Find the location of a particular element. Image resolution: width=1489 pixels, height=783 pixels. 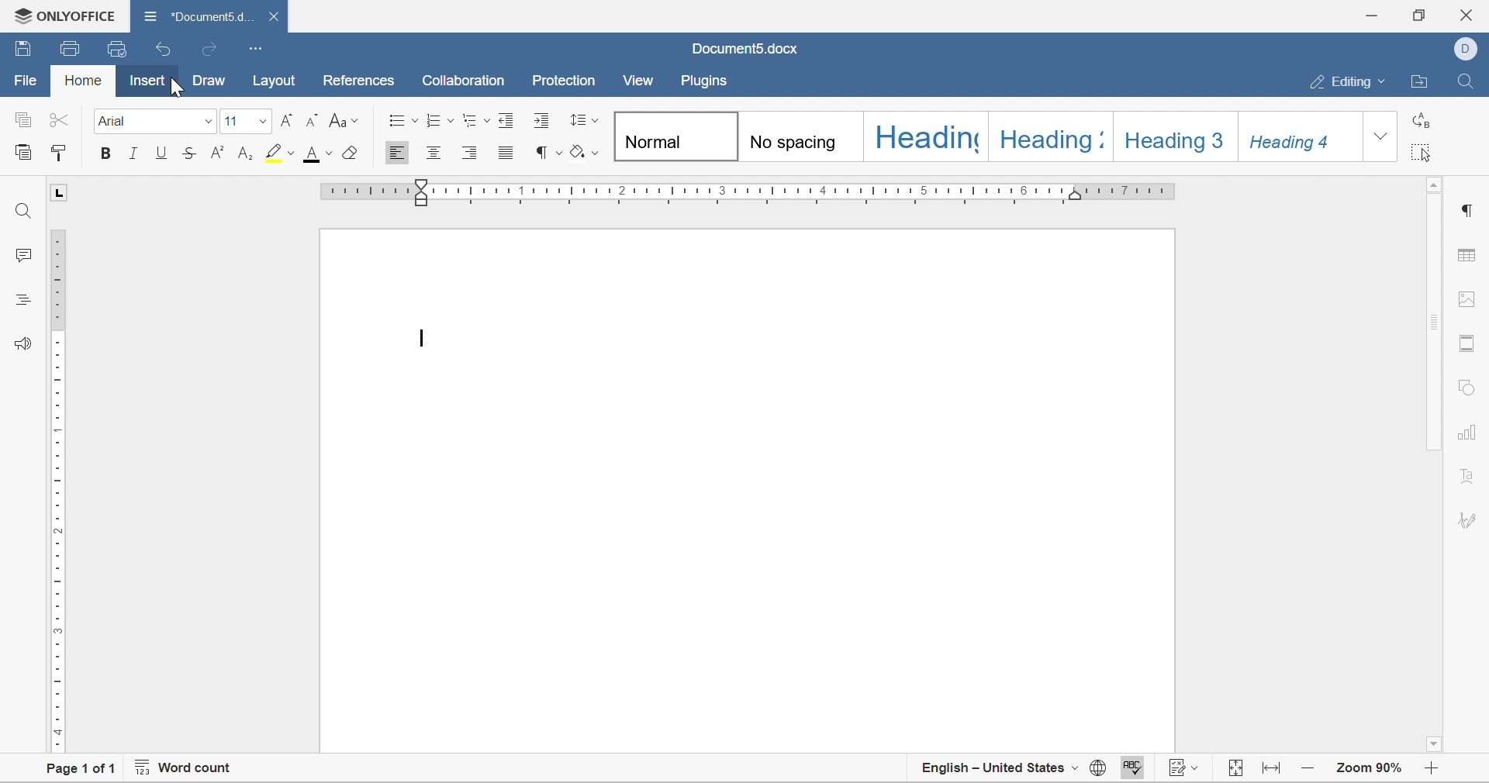

font color is located at coordinates (317, 154).